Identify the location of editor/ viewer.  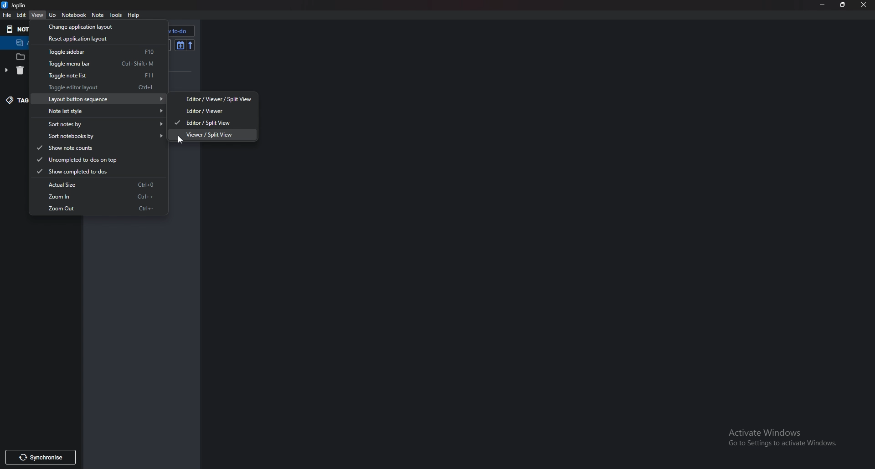
(213, 110).